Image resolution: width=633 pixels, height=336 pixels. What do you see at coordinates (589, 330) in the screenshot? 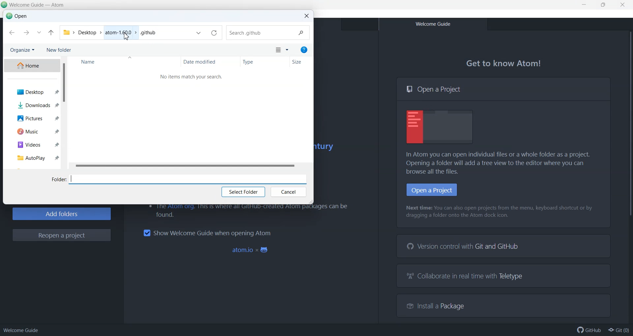
I see `GitHub` at bounding box center [589, 330].